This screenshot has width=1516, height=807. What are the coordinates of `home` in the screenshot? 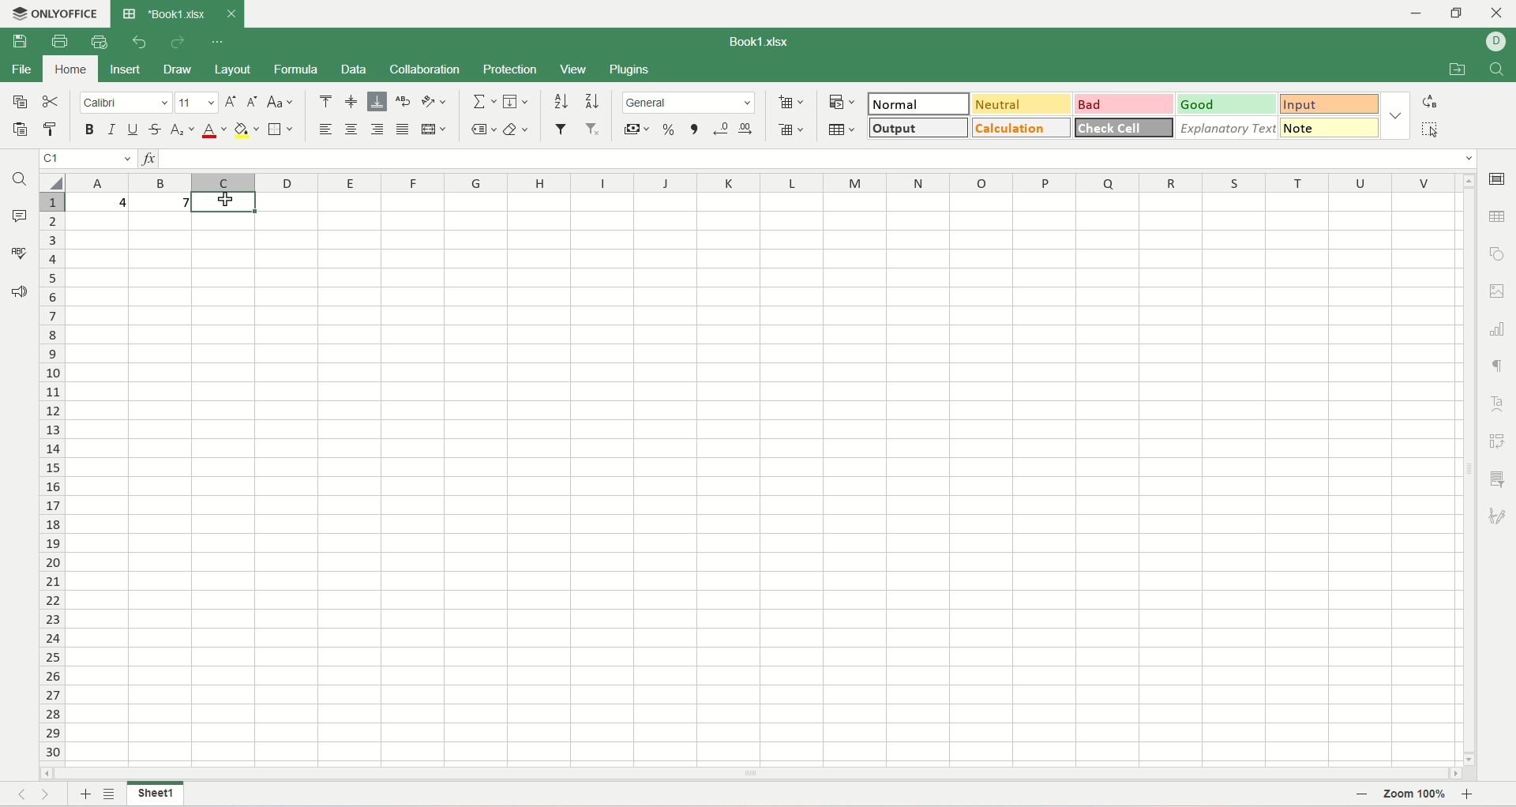 It's located at (69, 69).